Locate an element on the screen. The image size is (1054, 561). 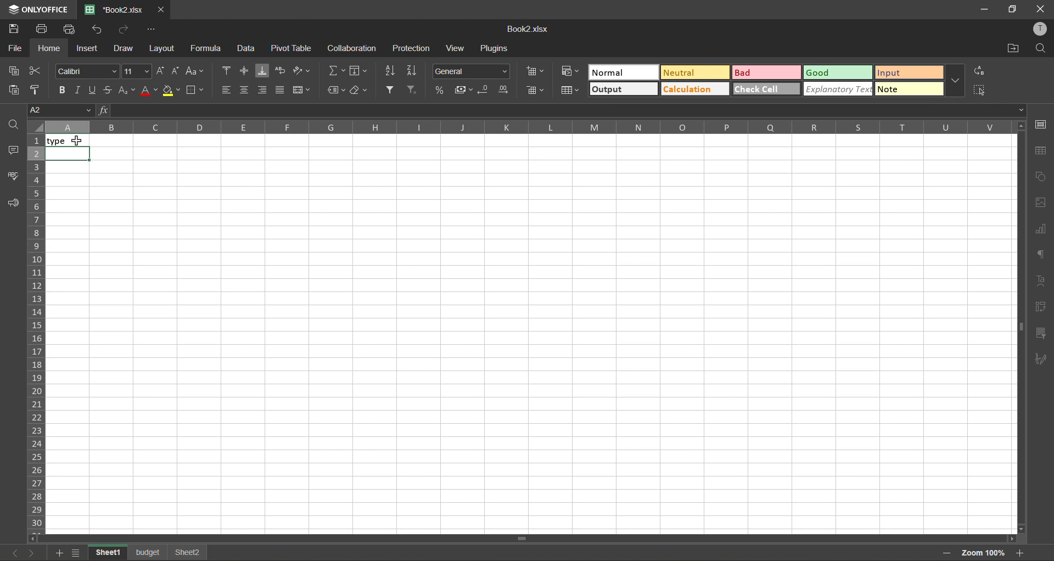
feedback is located at coordinates (13, 204).